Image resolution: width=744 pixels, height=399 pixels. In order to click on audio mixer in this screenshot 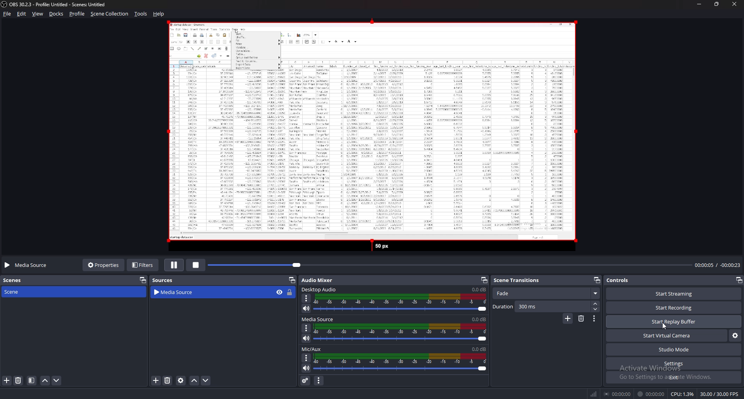, I will do `click(317, 280)`.